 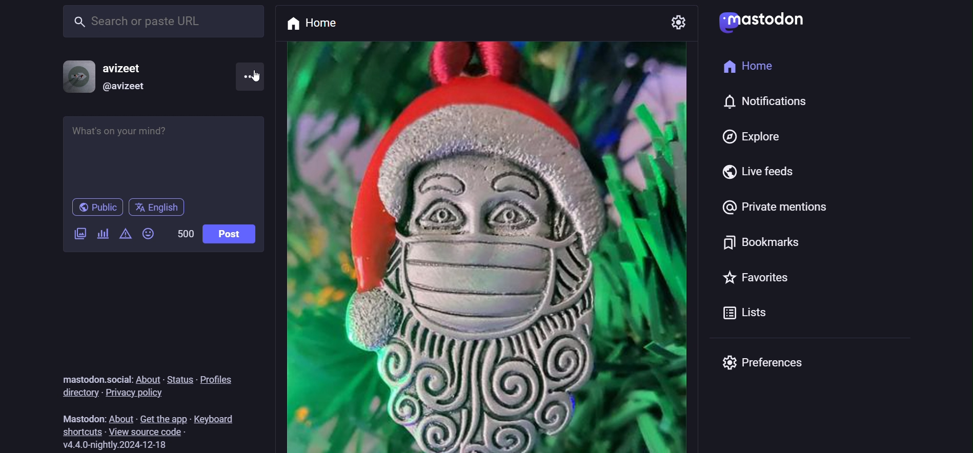 What do you see at coordinates (760, 21) in the screenshot?
I see `Mastodon` at bounding box center [760, 21].